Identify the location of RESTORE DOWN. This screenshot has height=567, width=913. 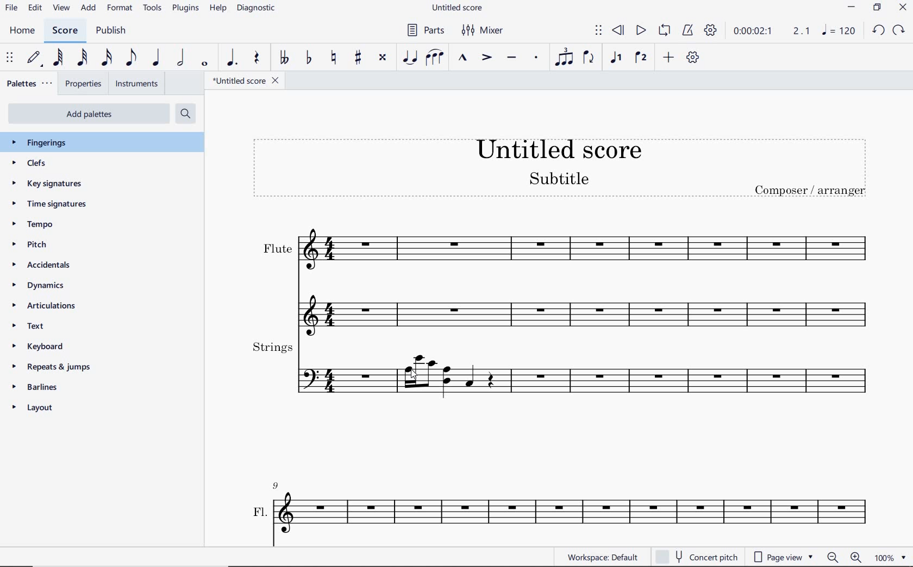
(877, 8).